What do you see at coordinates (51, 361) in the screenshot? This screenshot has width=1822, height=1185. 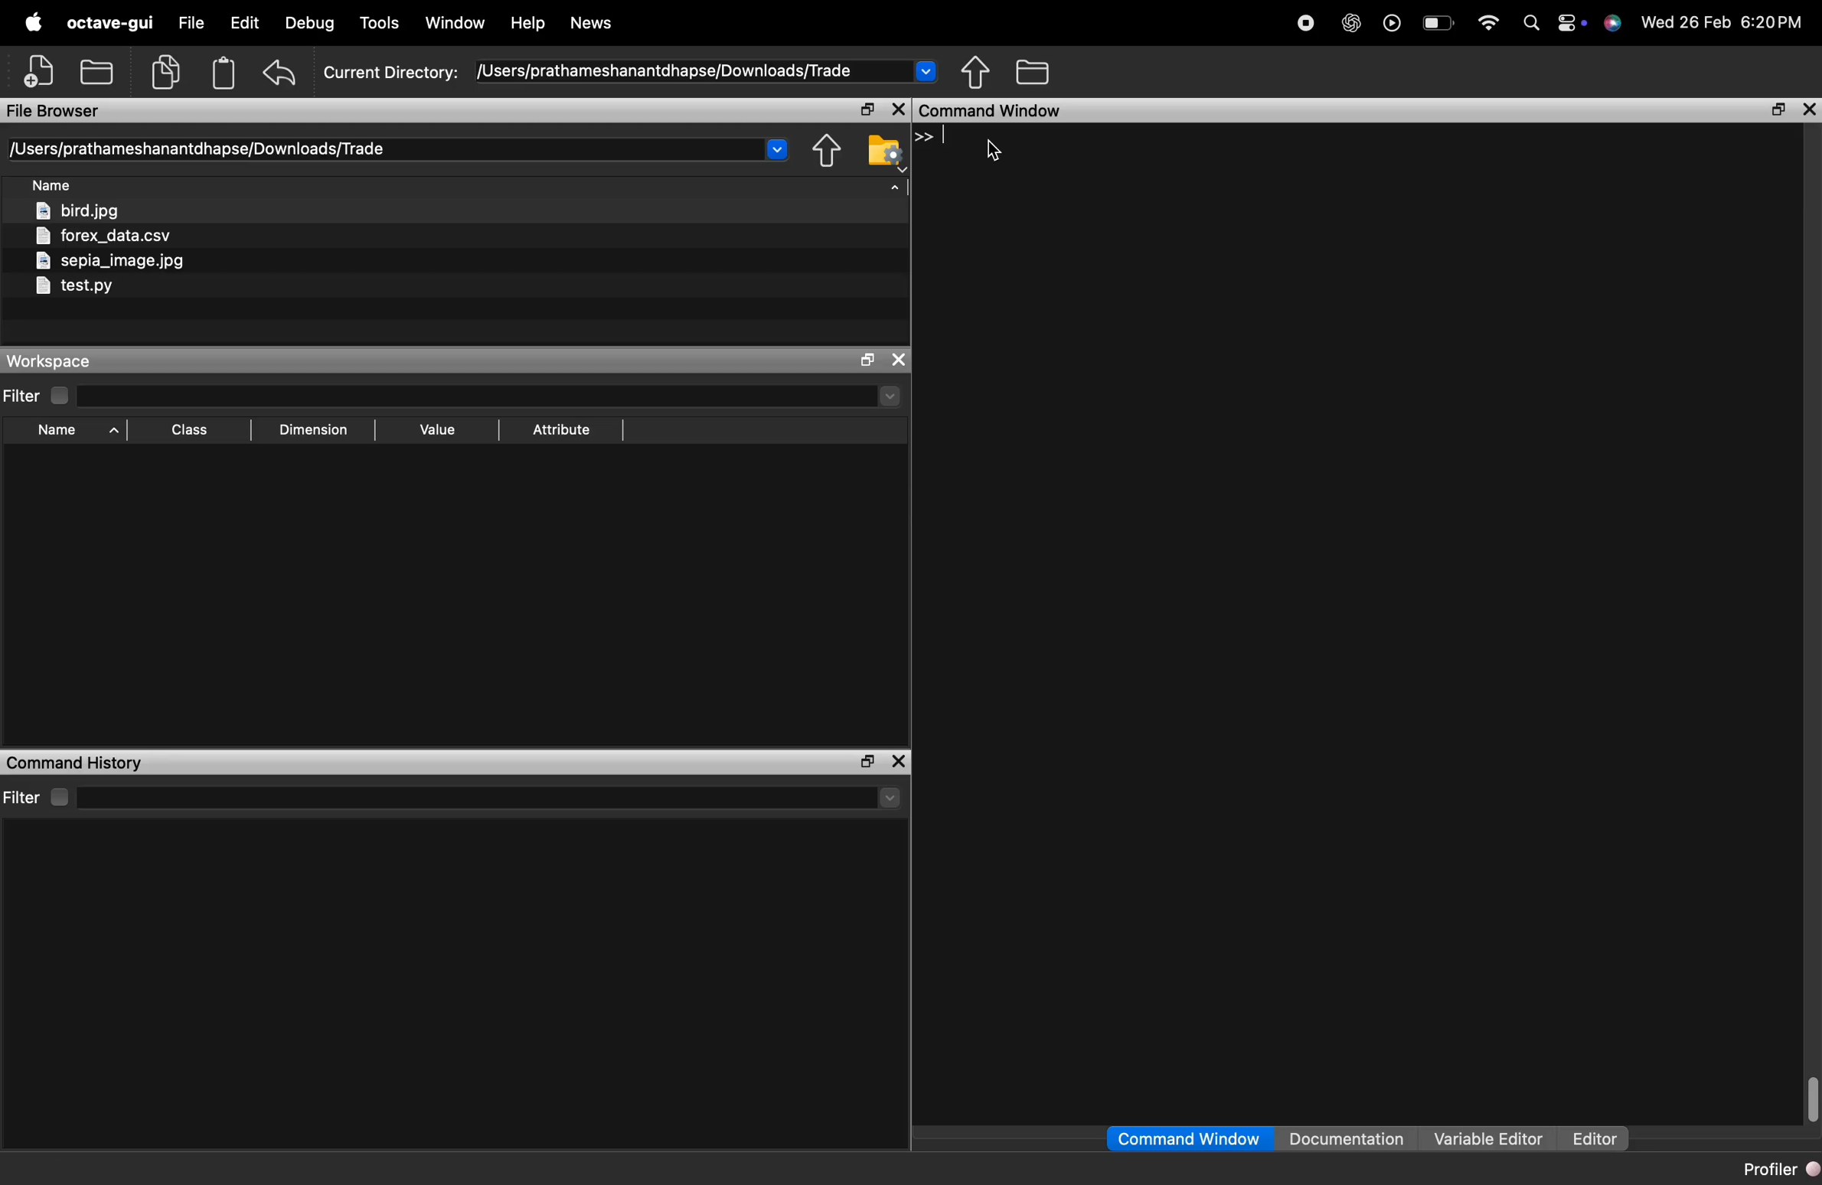 I see `Workspace` at bounding box center [51, 361].